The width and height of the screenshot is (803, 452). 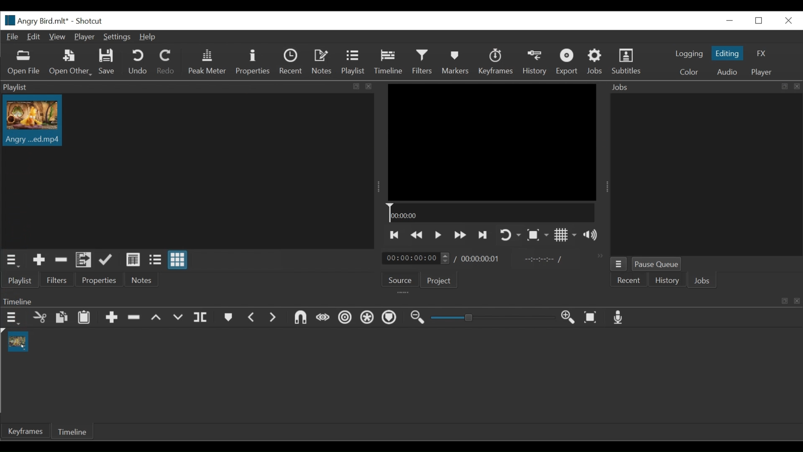 I want to click on Skip to the previous point, so click(x=394, y=234).